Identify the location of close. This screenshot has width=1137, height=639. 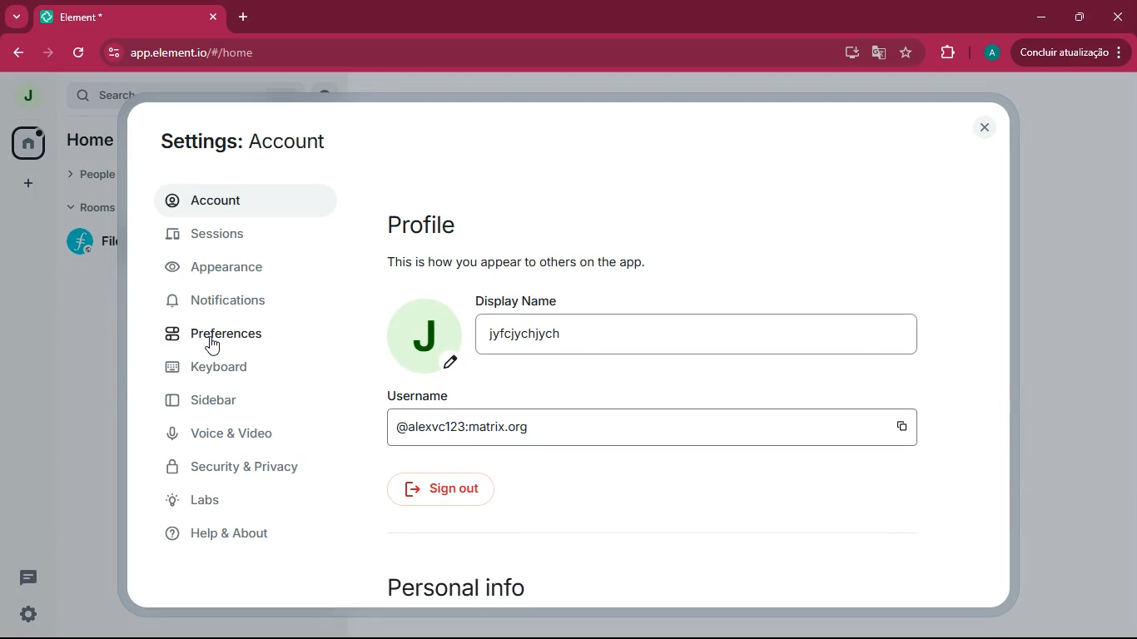
(1120, 17).